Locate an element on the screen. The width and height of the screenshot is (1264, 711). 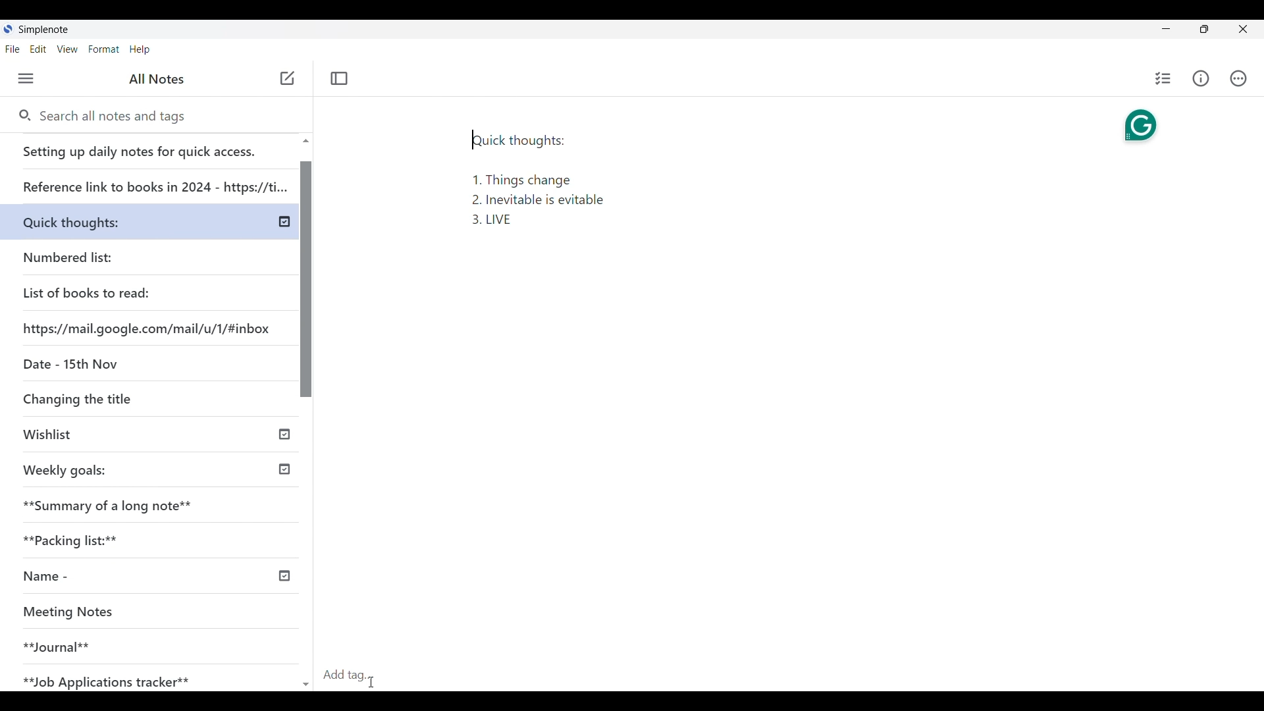
All notes is located at coordinates (157, 79).